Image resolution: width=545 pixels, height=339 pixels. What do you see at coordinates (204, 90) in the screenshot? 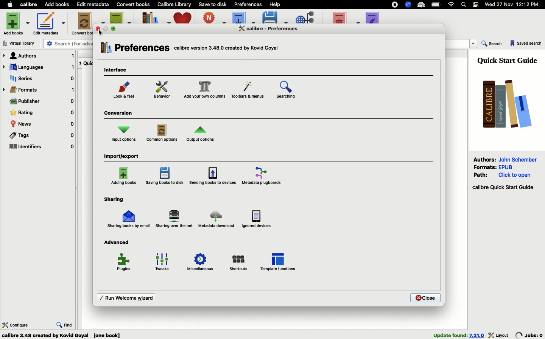
I see `Customize columns` at bounding box center [204, 90].